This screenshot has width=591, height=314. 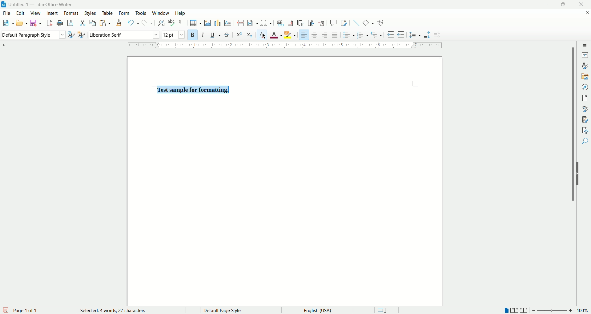 I want to click on insert footnote, so click(x=291, y=23).